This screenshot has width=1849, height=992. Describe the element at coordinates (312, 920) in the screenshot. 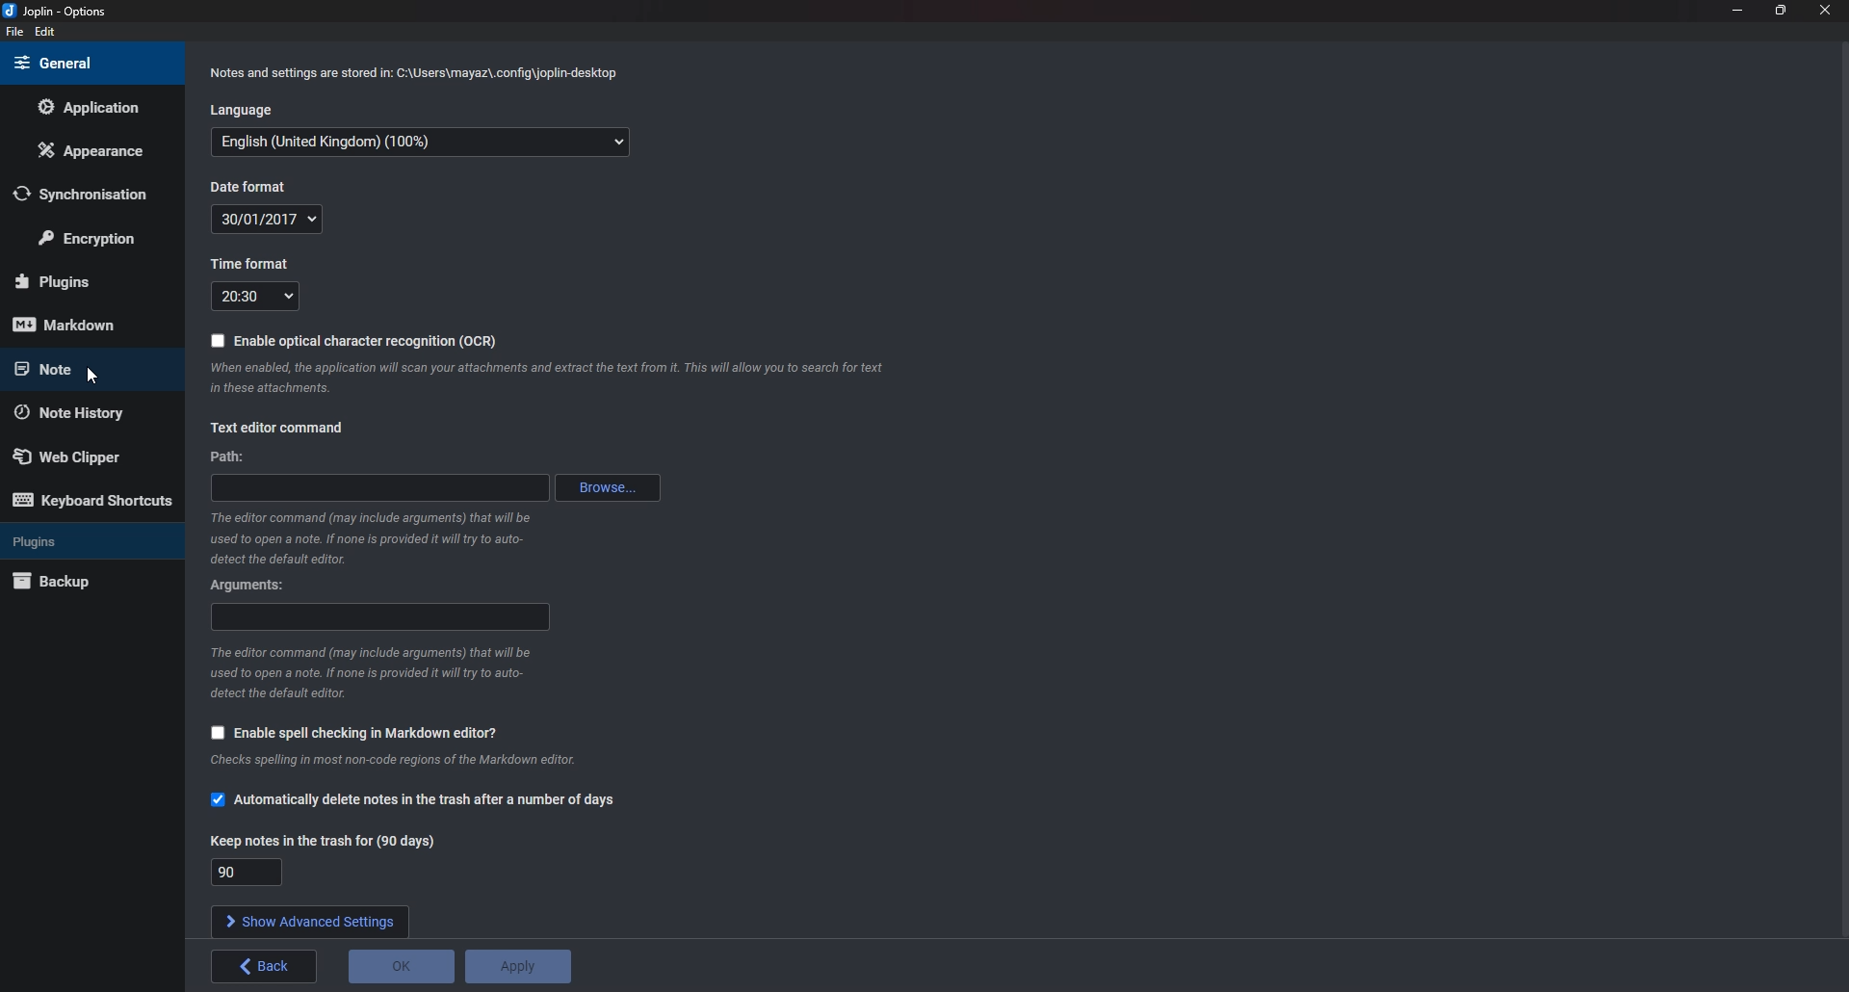

I see `show advanced settings` at that location.